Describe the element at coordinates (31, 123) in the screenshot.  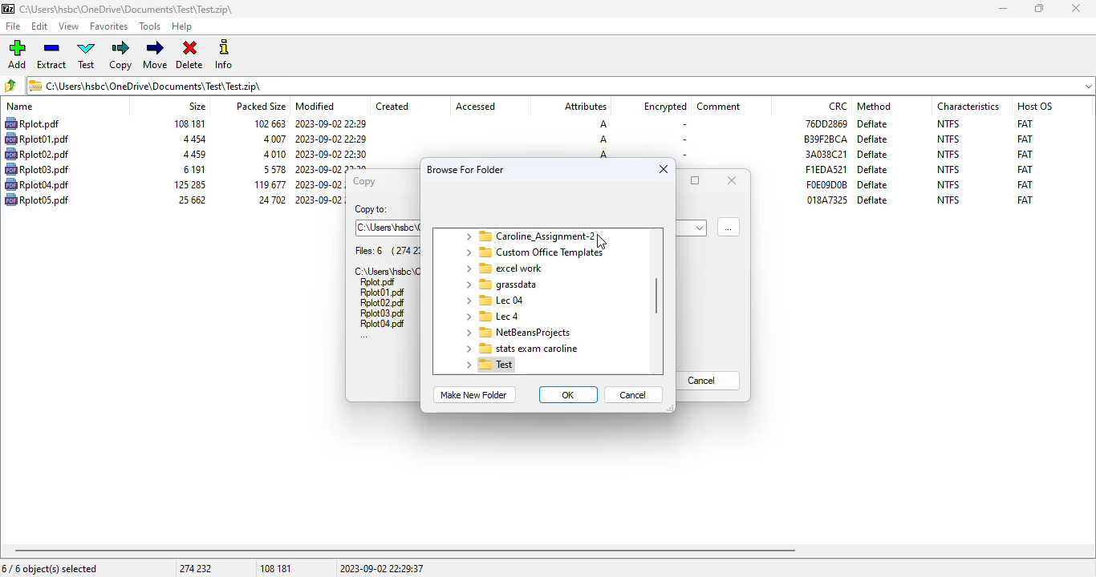
I see `file` at that location.